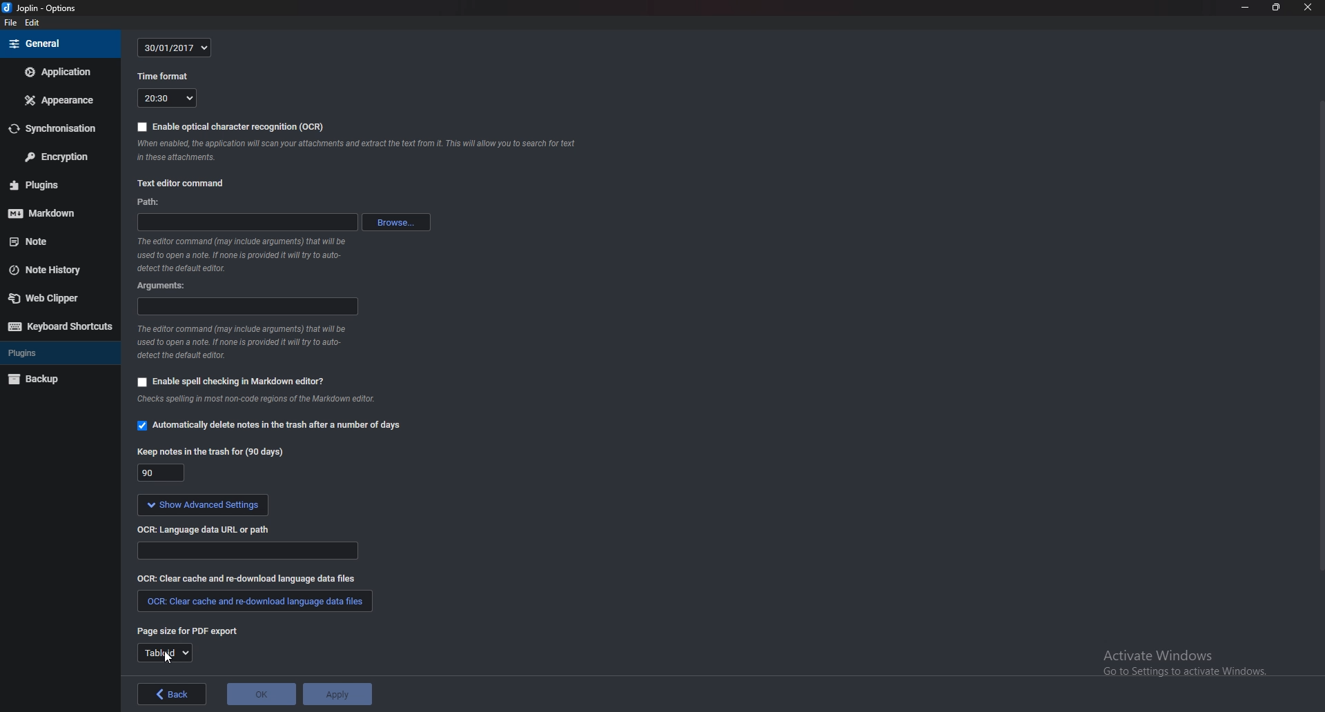 The width and height of the screenshot is (1325, 712). What do you see at coordinates (164, 77) in the screenshot?
I see `time format` at bounding box center [164, 77].